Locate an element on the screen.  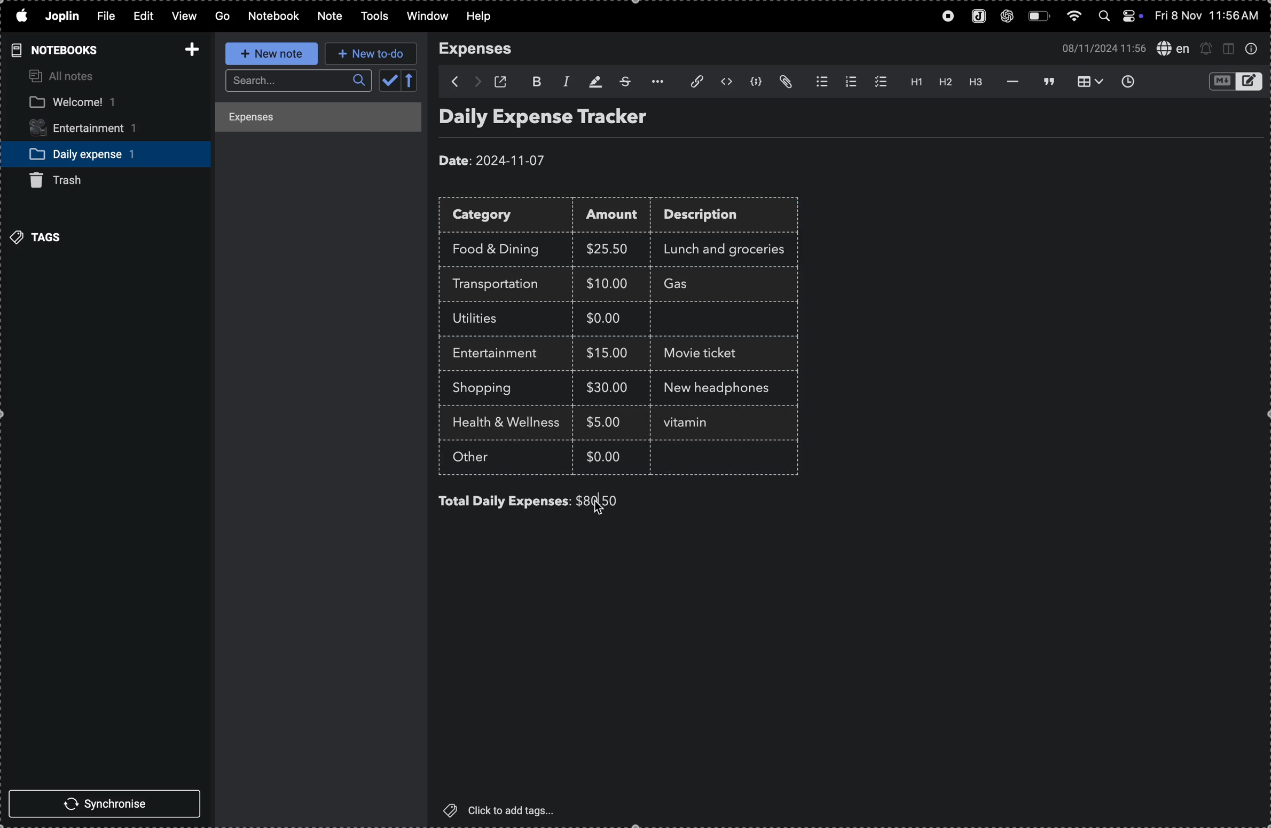
help is located at coordinates (485, 17).